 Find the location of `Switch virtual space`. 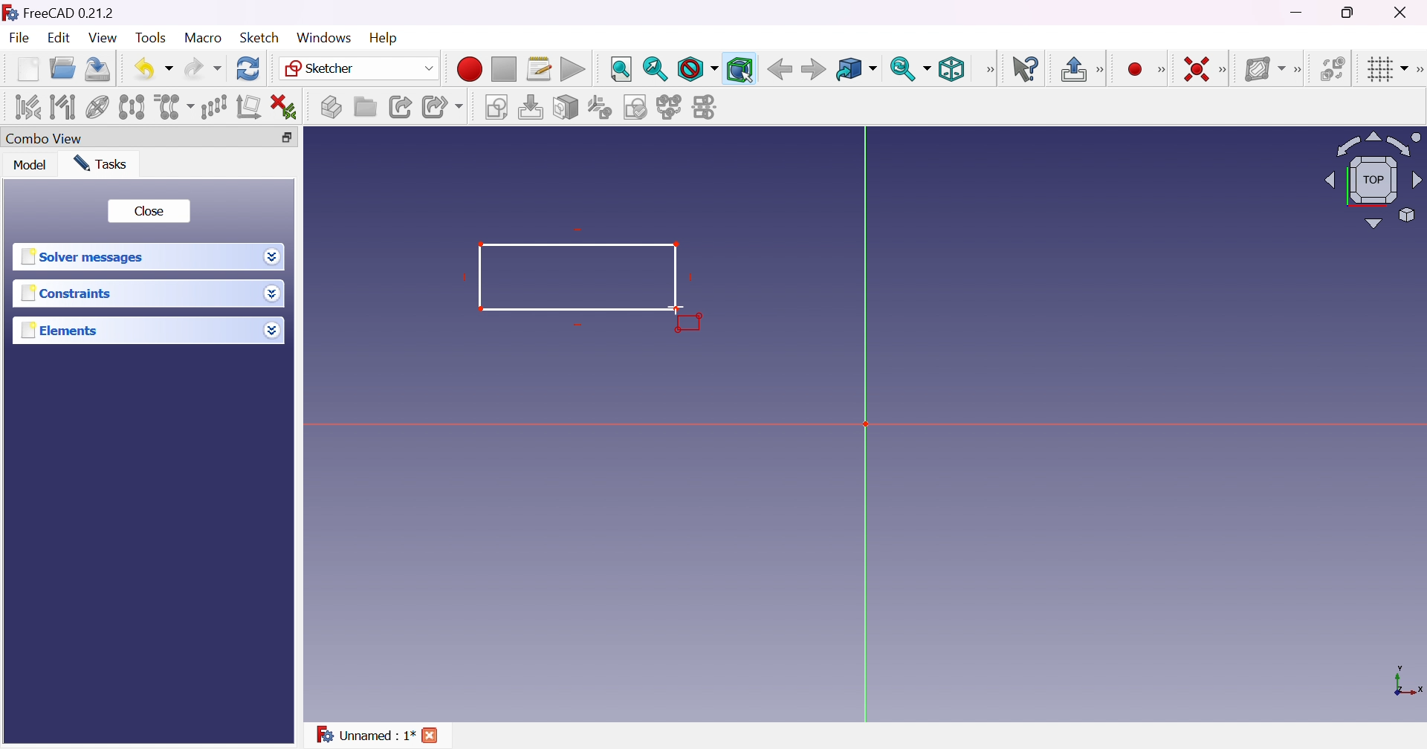

Switch virtual space is located at coordinates (1333, 70).